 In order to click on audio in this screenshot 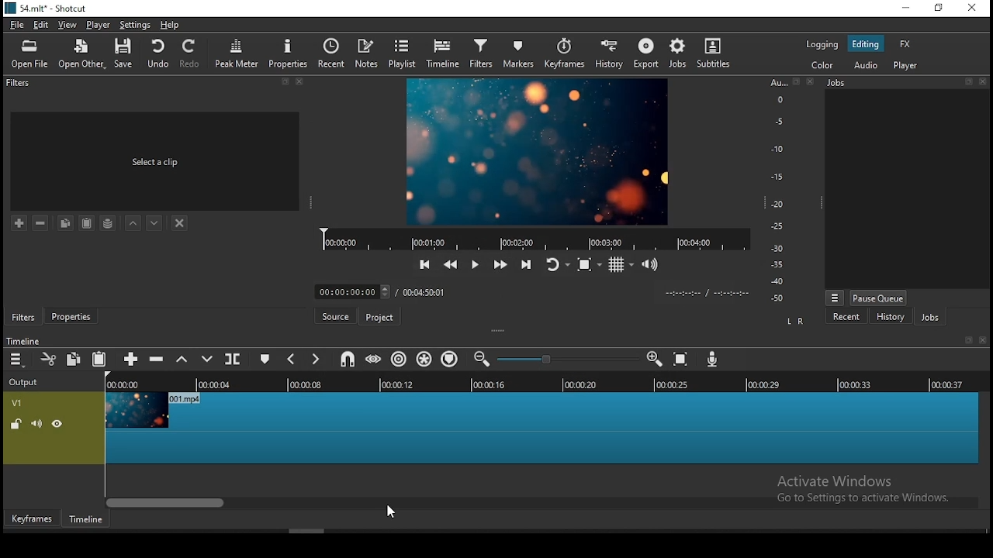, I will do `click(865, 64)`.